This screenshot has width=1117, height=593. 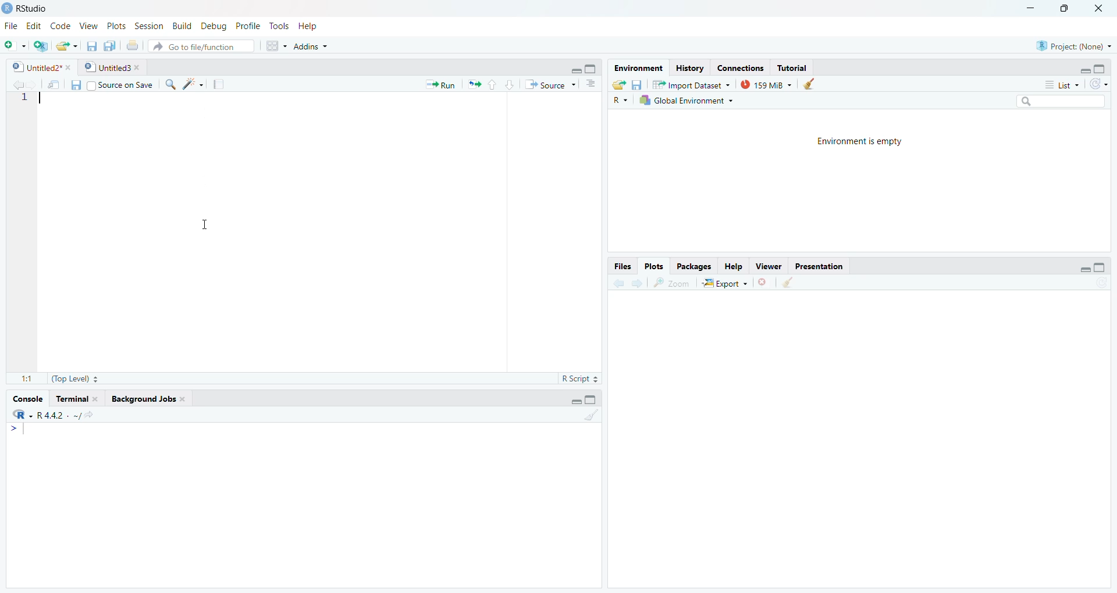 What do you see at coordinates (1032, 7) in the screenshot?
I see `Minimize` at bounding box center [1032, 7].